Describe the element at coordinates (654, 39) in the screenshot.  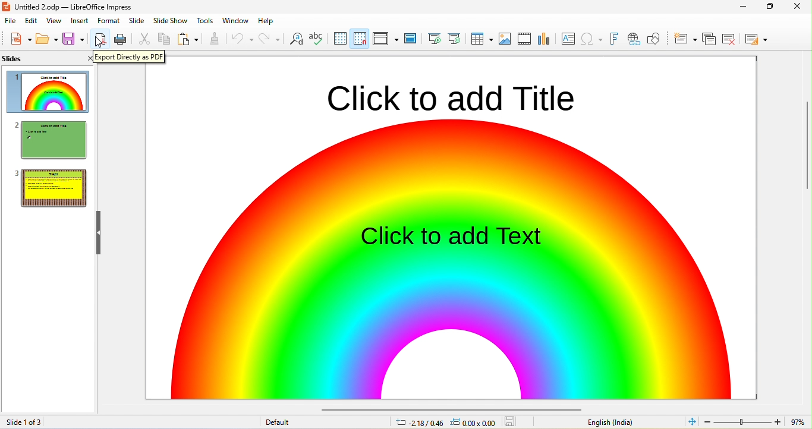
I see `show draw functions` at that location.